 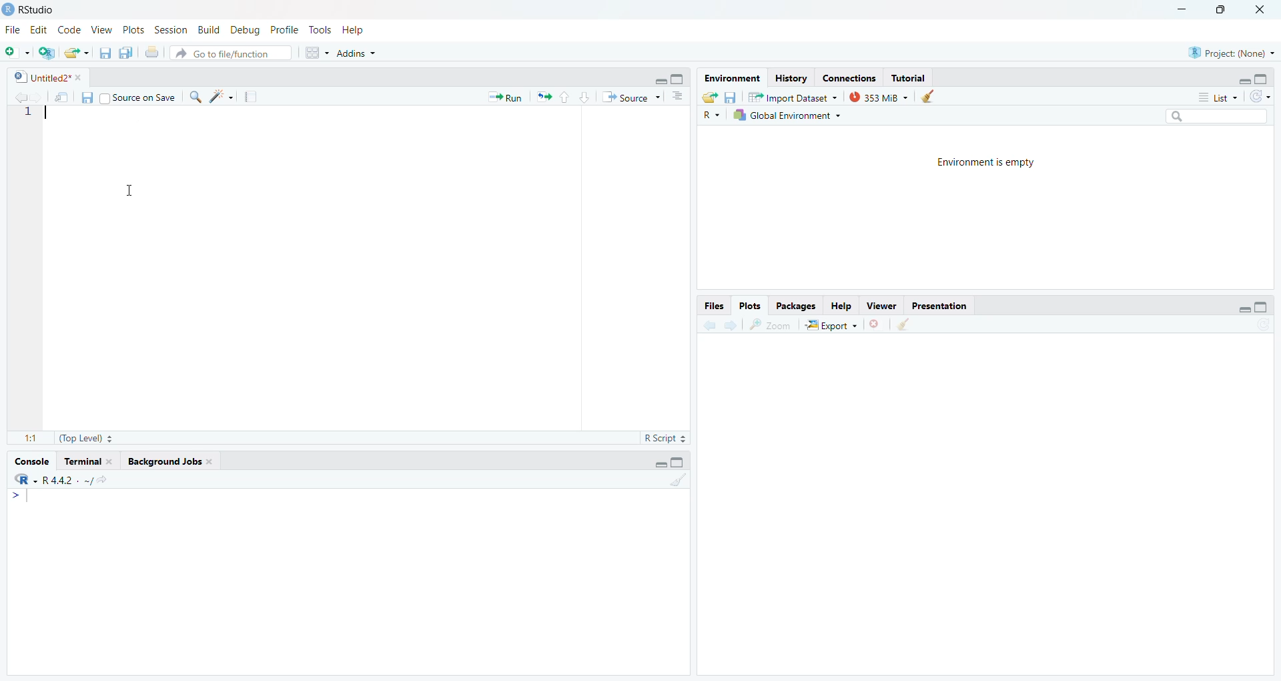 What do you see at coordinates (22, 501) in the screenshot?
I see `typing cursor` at bounding box center [22, 501].